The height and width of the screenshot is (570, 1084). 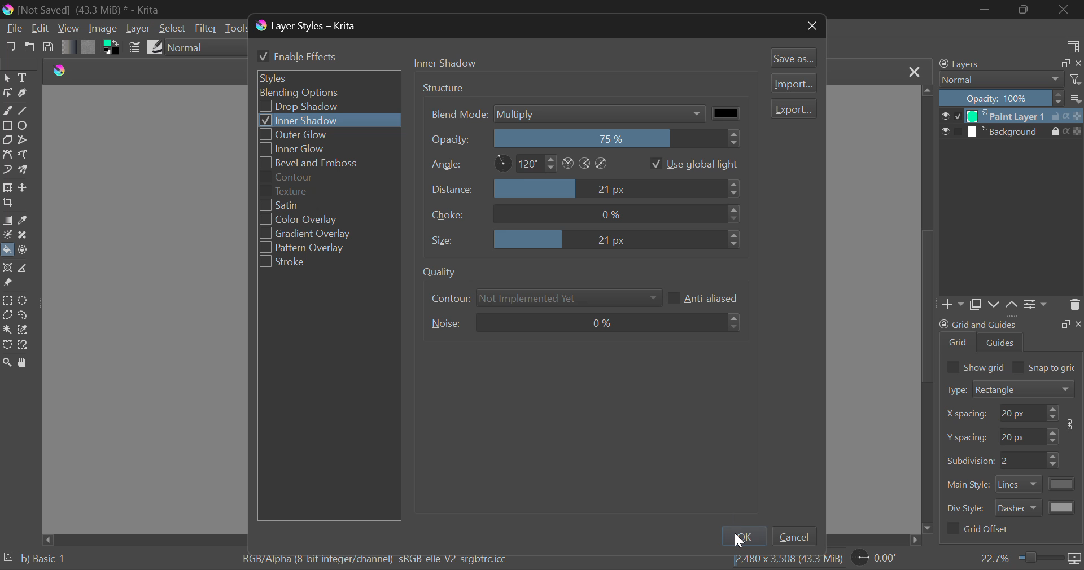 I want to click on File, so click(x=14, y=30).